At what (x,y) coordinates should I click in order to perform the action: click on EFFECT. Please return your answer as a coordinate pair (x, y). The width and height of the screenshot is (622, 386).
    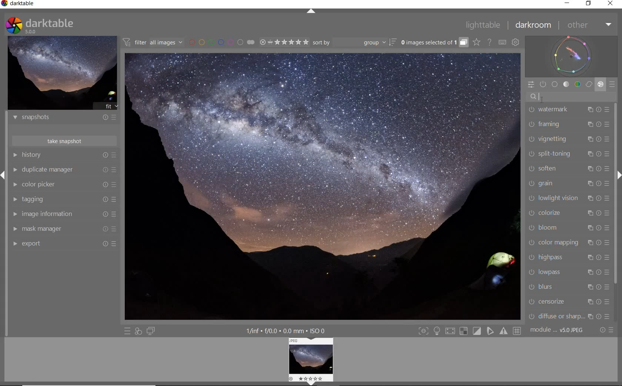
    Looking at the image, I should click on (600, 84).